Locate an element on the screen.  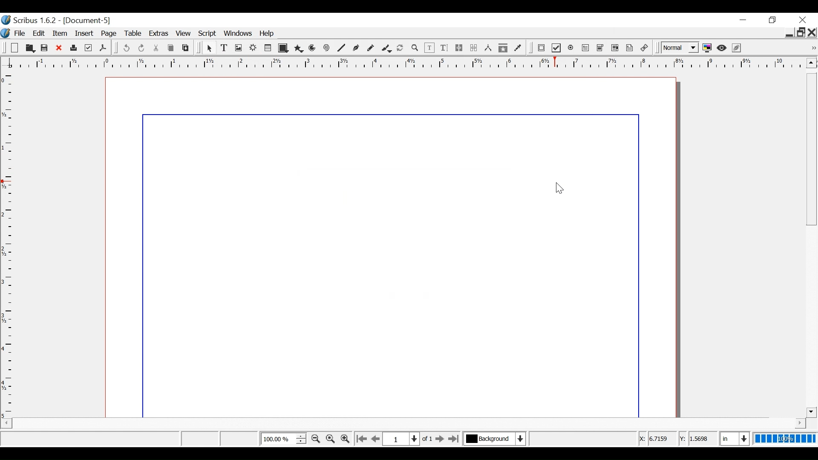
Restore is located at coordinates (801, 32).